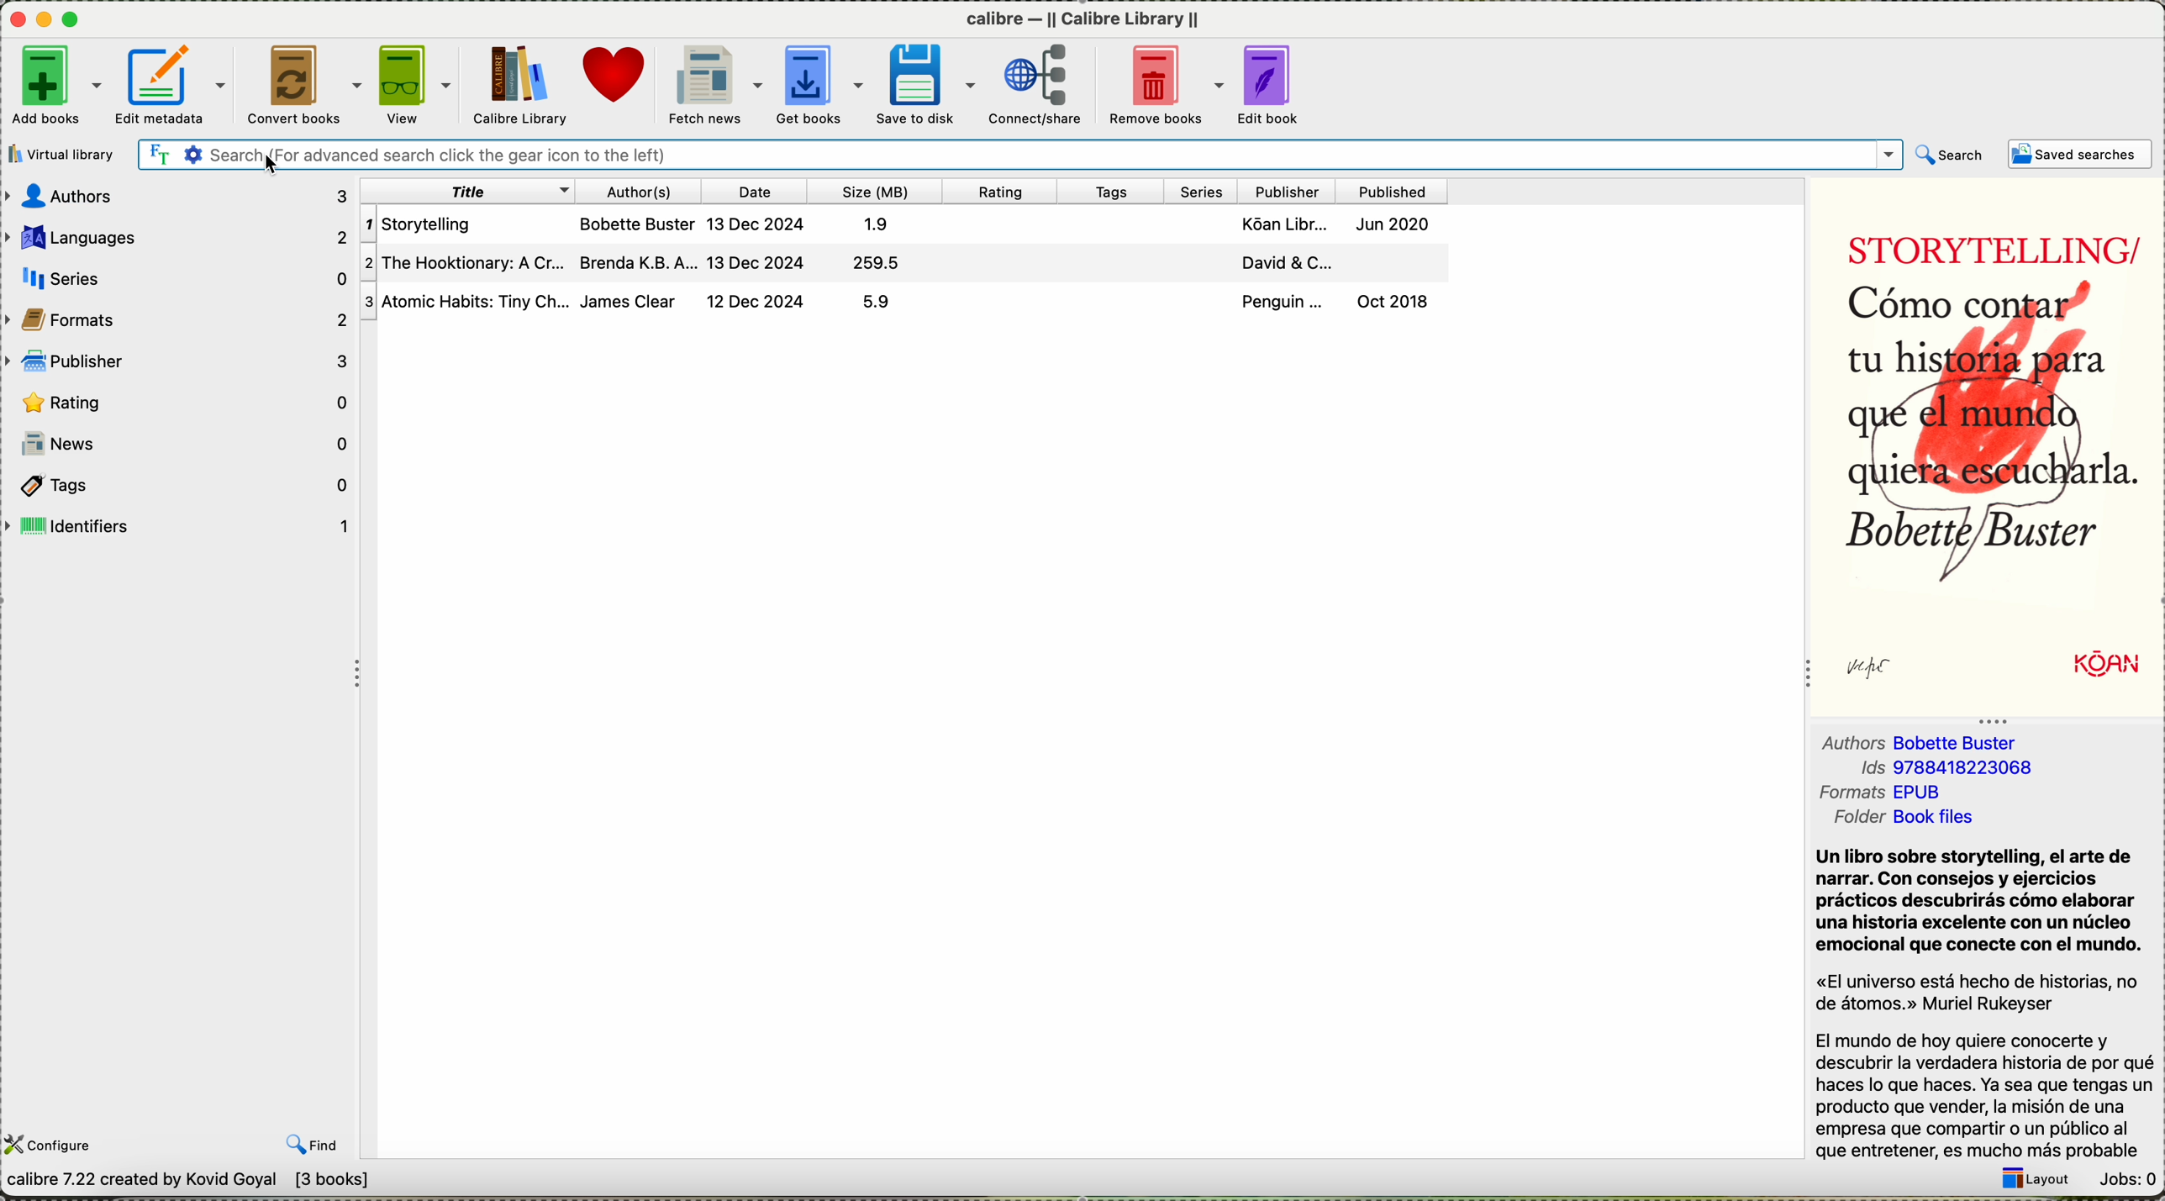 Image resolution: width=2165 pixels, height=1201 pixels. I want to click on layout, so click(2036, 1181).